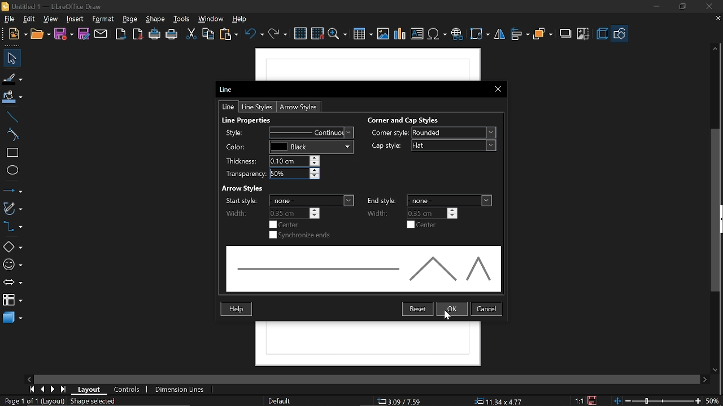  Describe the element at coordinates (417, 309) in the screenshot. I see `reset` at that location.